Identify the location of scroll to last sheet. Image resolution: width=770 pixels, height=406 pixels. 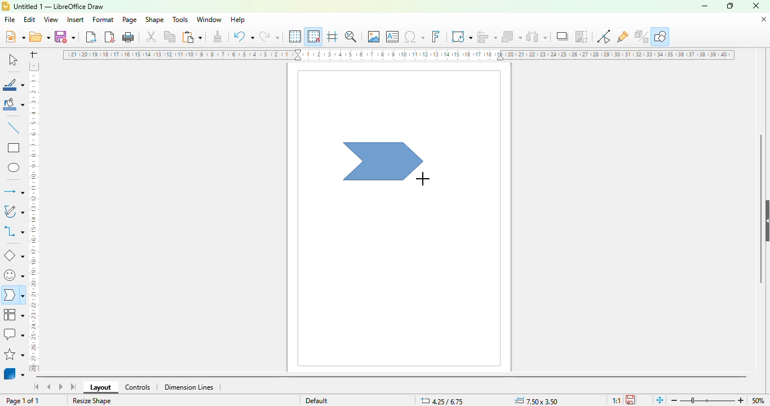
(74, 387).